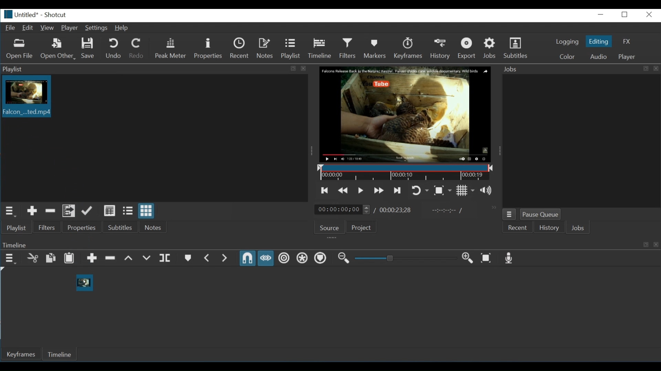 Image resolution: width=661 pixels, height=371 pixels. I want to click on Minimize, so click(601, 14).